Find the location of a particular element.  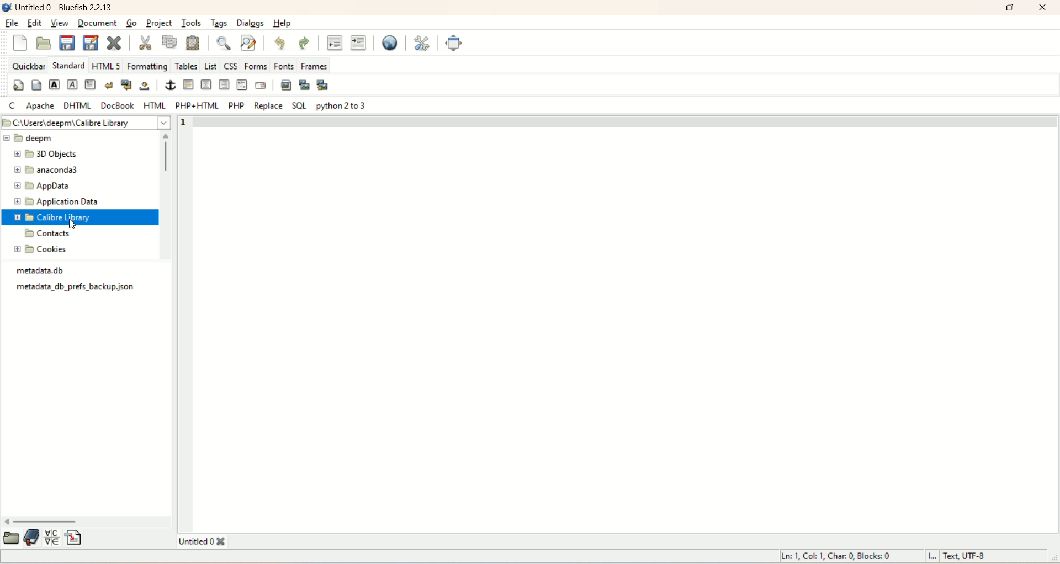

paste is located at coordinates (194, 44).